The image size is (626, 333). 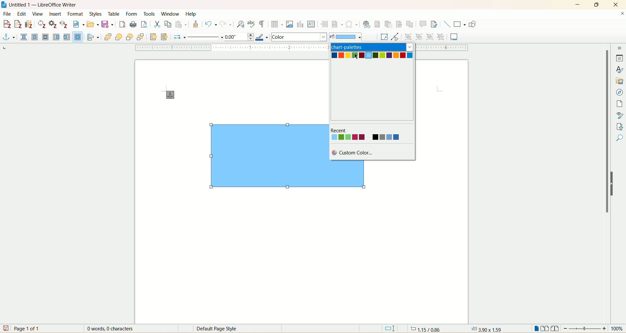 What do you see at coordinates (252, 25) in the screenshot?
I see `spelling` at bounding box center [252, 25].